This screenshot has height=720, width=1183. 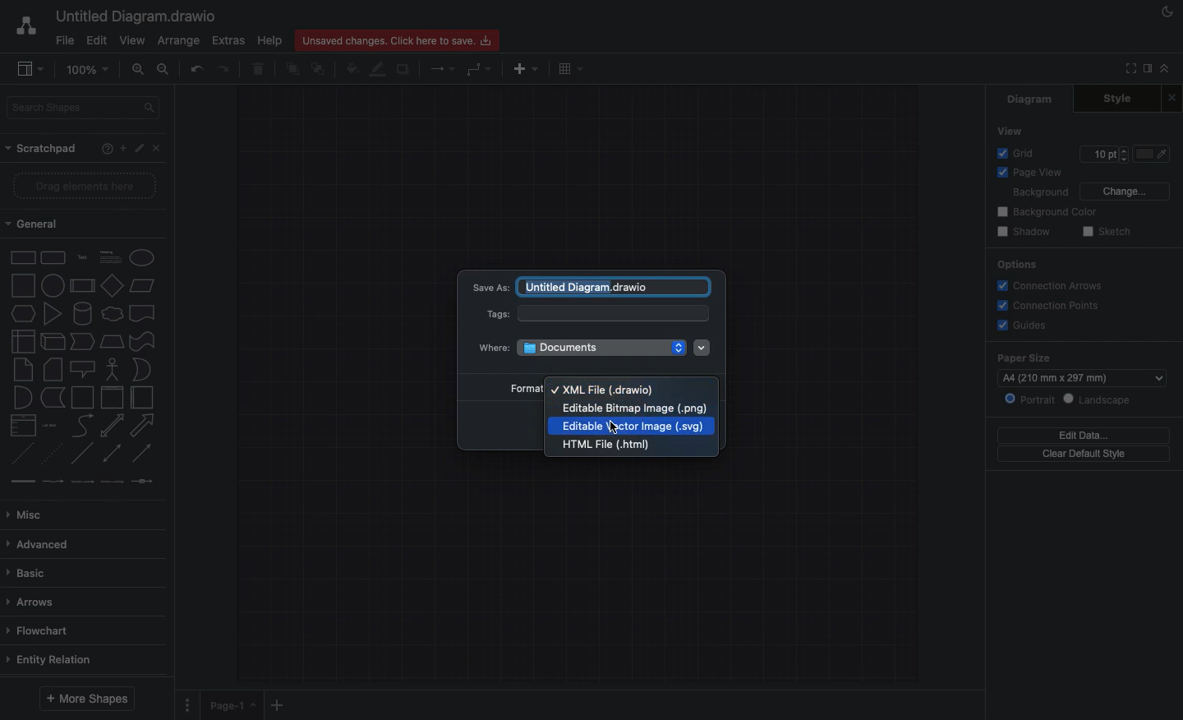 I want to click on Fill color, so click(x=354, y=68).